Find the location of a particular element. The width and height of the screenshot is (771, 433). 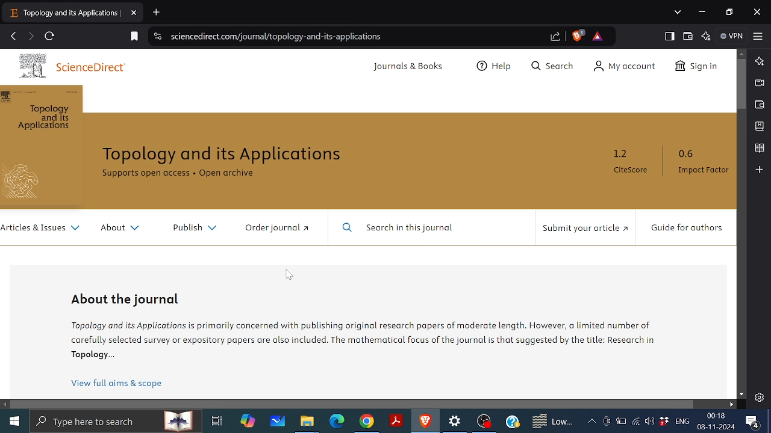

Copilot is located at coordinates (246, 422).